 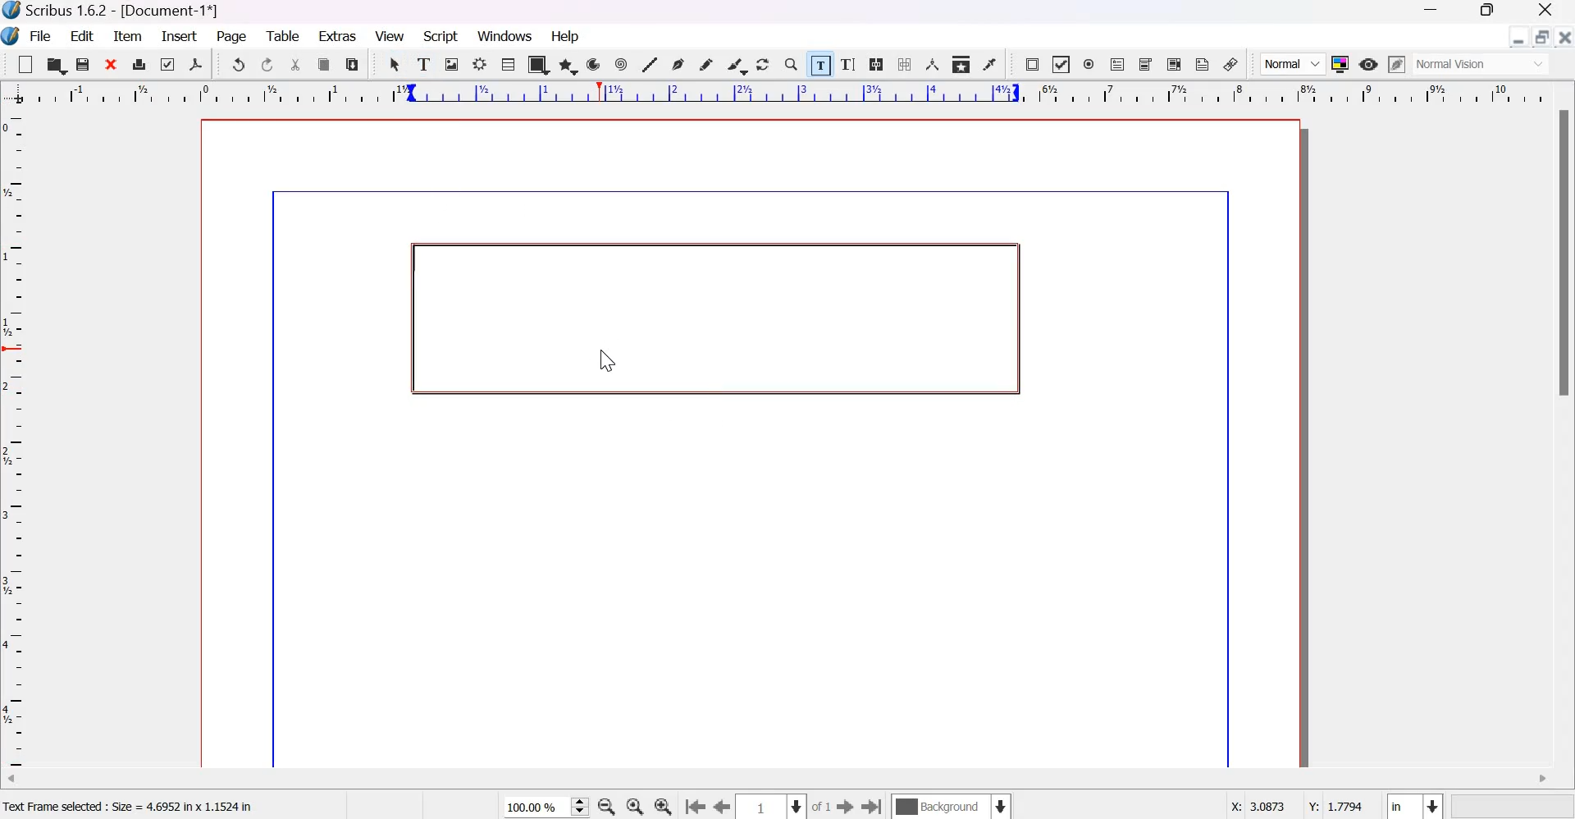 I want to click on Scribus 1.6.2 - [Document-1], so click(x=115, y=11).